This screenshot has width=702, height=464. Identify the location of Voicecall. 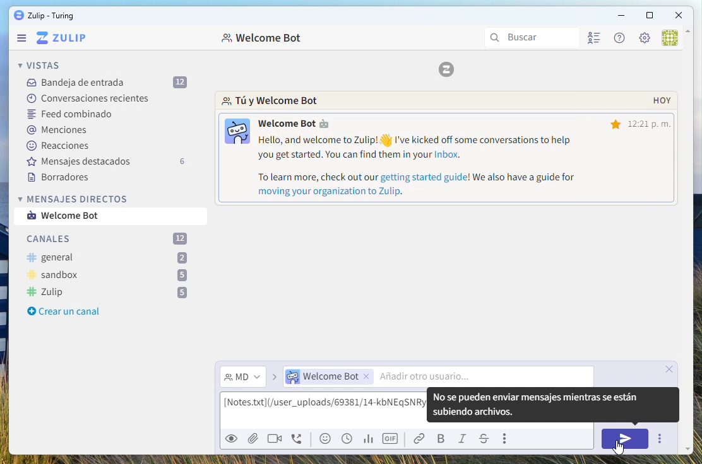
(298, 440).